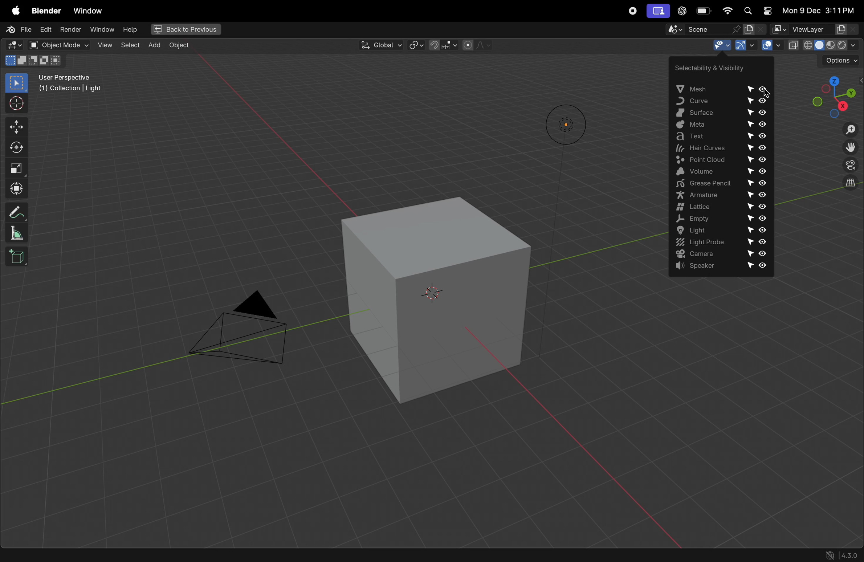 The height and width of the screenshot is (562, 864). I want to click on back to previous, so click(186, 29).